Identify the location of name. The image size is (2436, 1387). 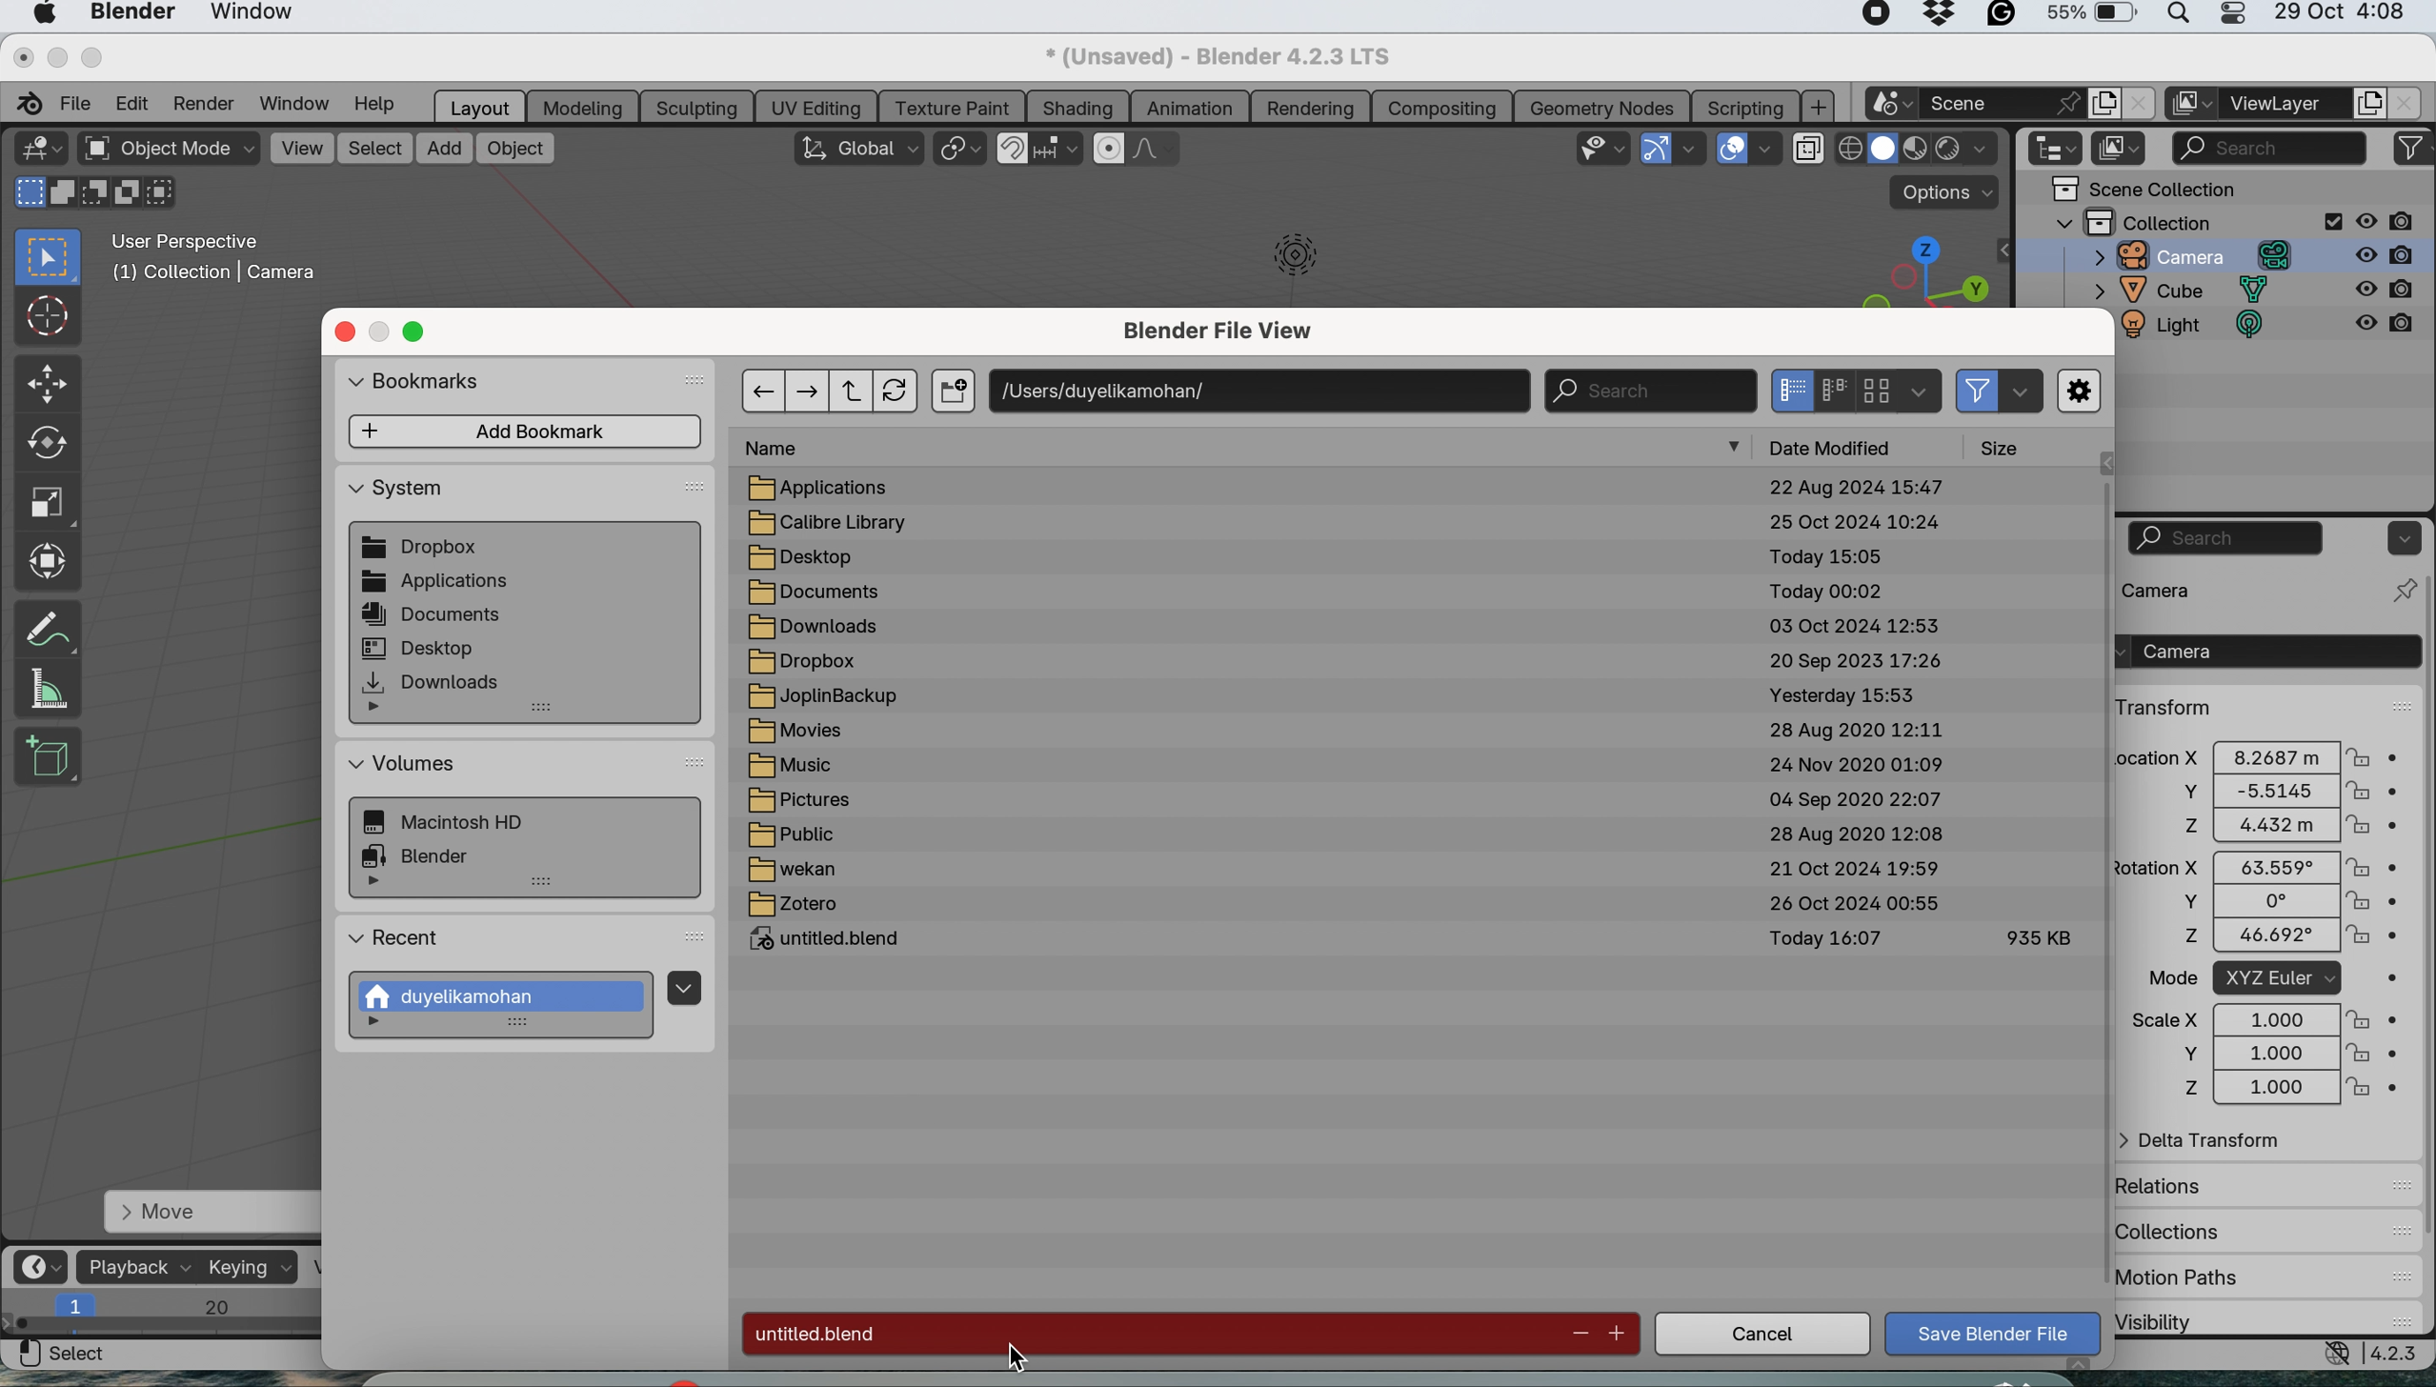
(784, 449).